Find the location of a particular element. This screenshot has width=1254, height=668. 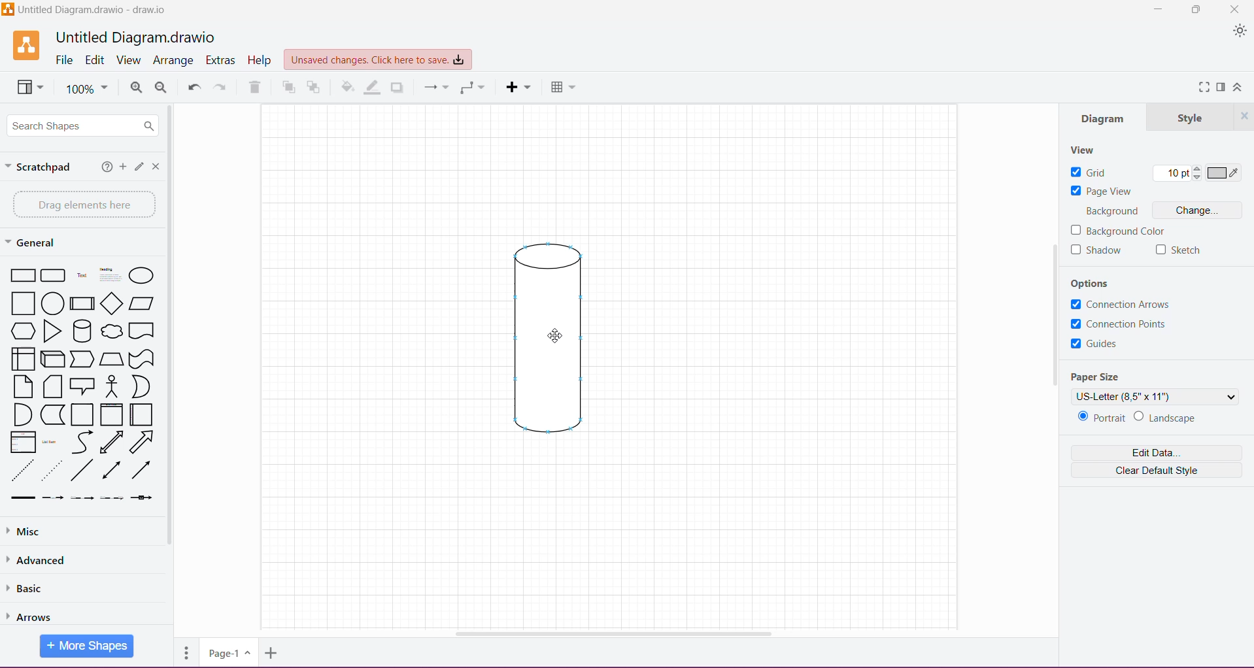

Set grid color is located at coordinates (1225, 173).